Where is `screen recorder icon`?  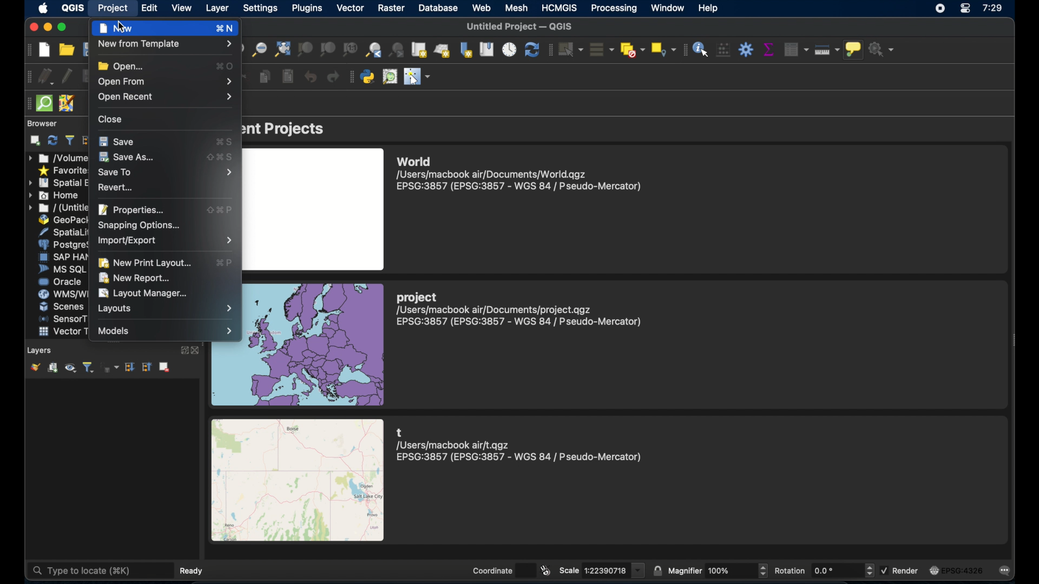 screen recorder icon is located at coordinates (940, 8).